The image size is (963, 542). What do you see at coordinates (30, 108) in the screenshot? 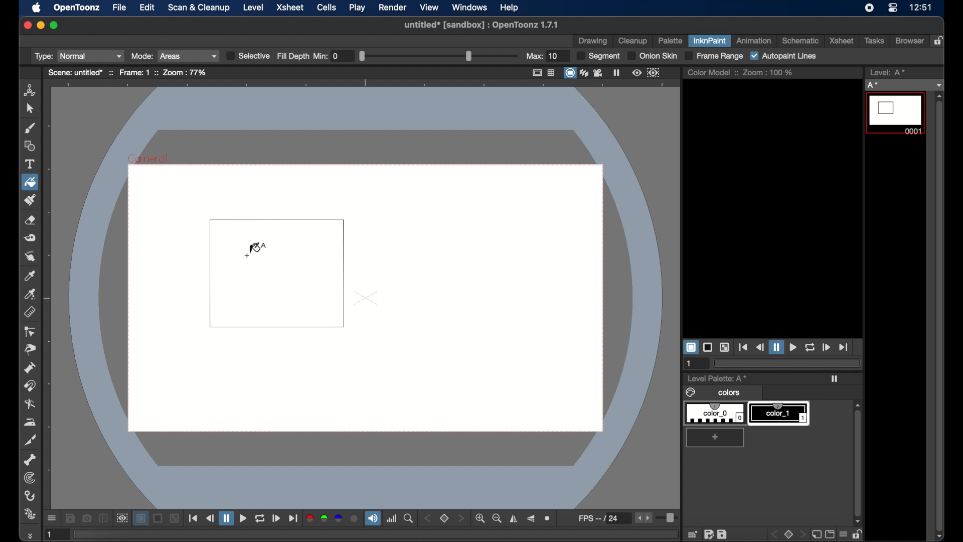
I see `cursor tool` at bounding box center [30, 108].